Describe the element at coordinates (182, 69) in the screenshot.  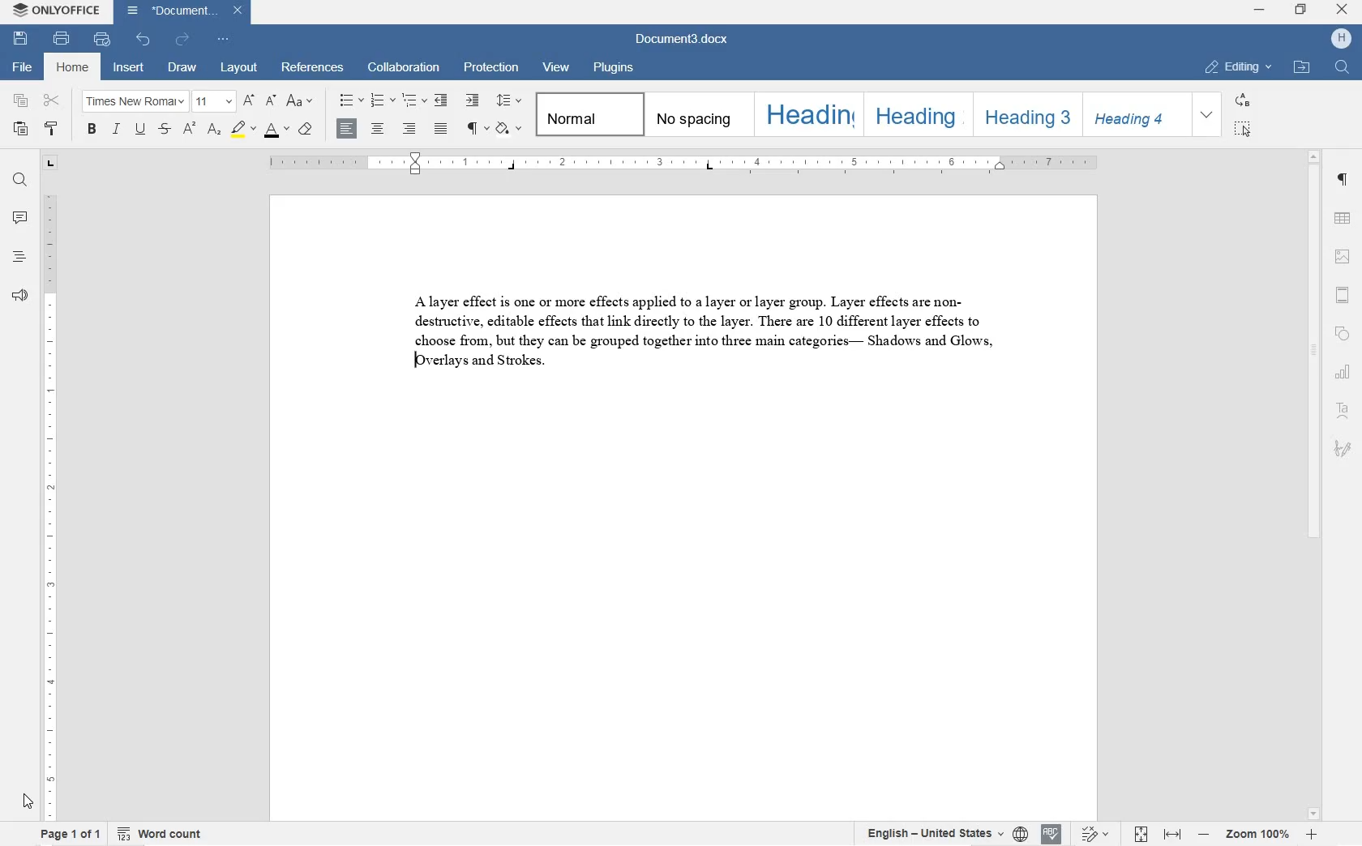
I see `draw` at that location.